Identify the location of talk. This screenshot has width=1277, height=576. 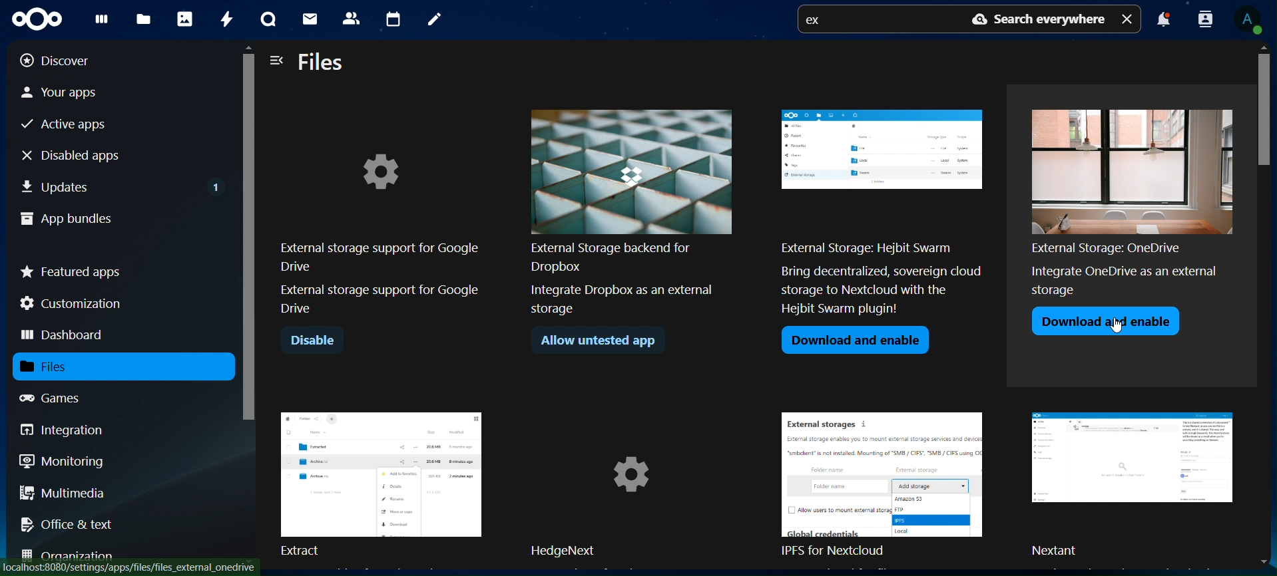
(266, 20).